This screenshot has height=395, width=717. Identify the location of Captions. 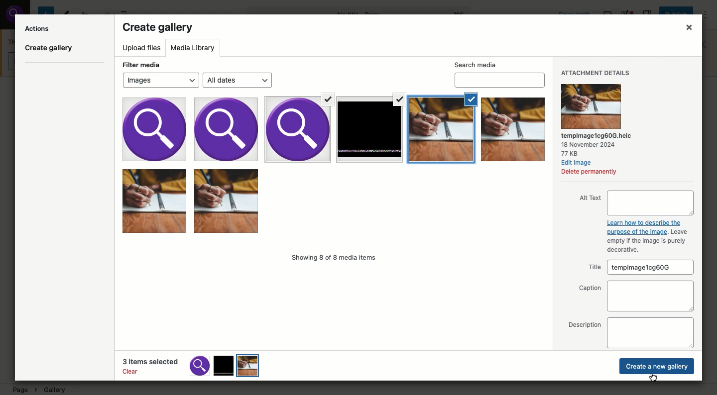
(629, 299).